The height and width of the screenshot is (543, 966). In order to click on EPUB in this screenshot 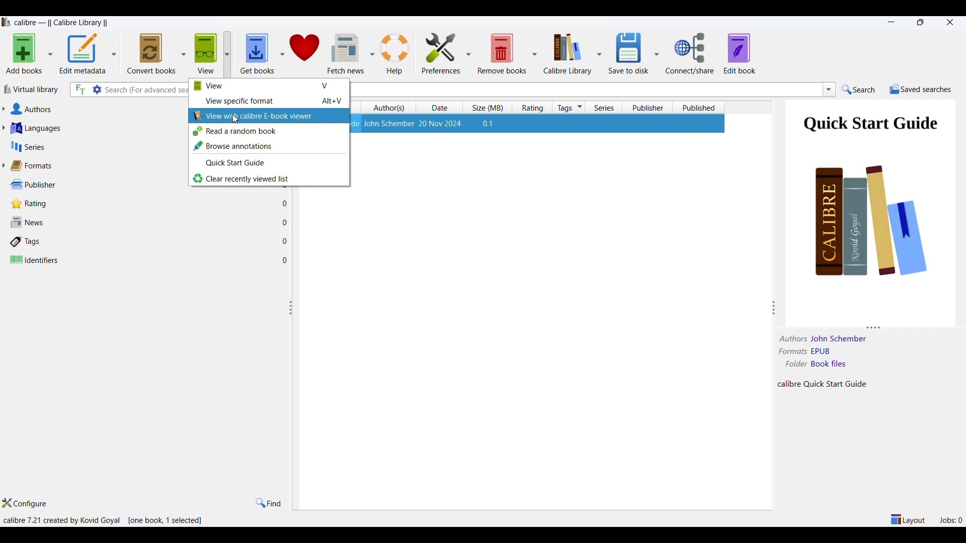, I will do `click(846, 352)`.